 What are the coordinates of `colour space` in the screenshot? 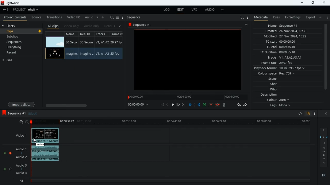 It's located at (275, 74).